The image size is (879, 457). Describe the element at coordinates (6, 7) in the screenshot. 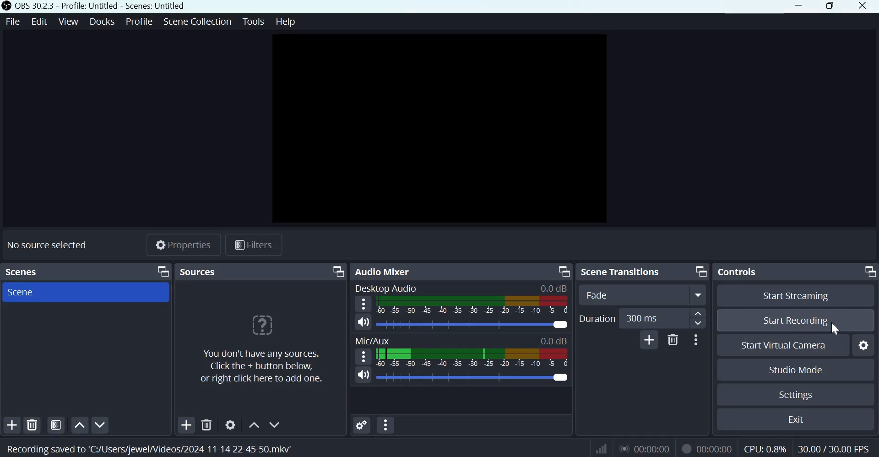

I see `OBS Studio Logo` at that location.